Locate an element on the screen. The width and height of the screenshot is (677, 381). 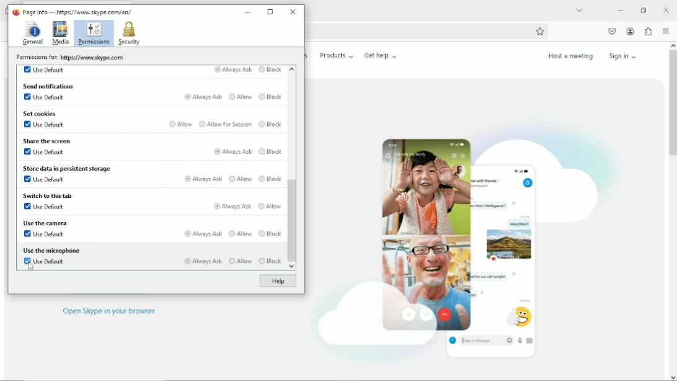
Use default is located at coordinates (46, 98).